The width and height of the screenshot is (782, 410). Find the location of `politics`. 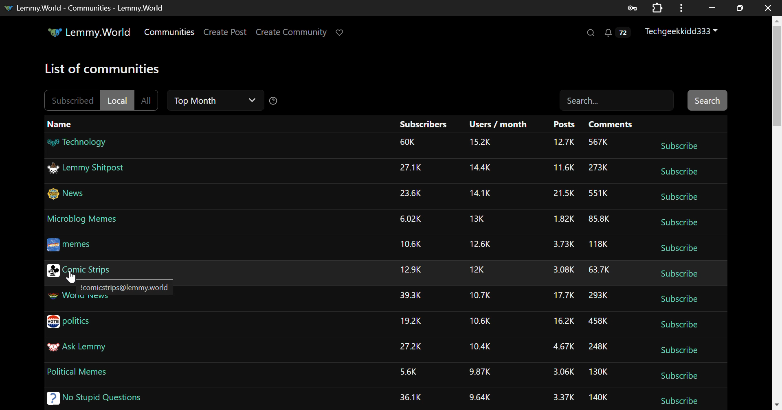

politics is located at coordinates (74, 322).